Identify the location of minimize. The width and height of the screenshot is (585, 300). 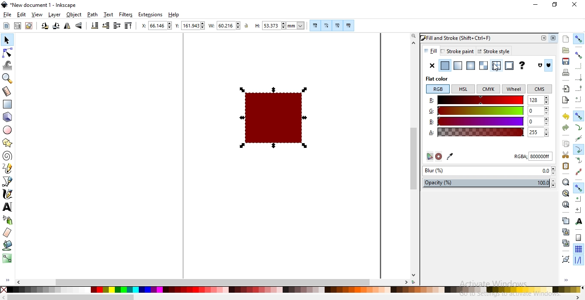
(536, 5).